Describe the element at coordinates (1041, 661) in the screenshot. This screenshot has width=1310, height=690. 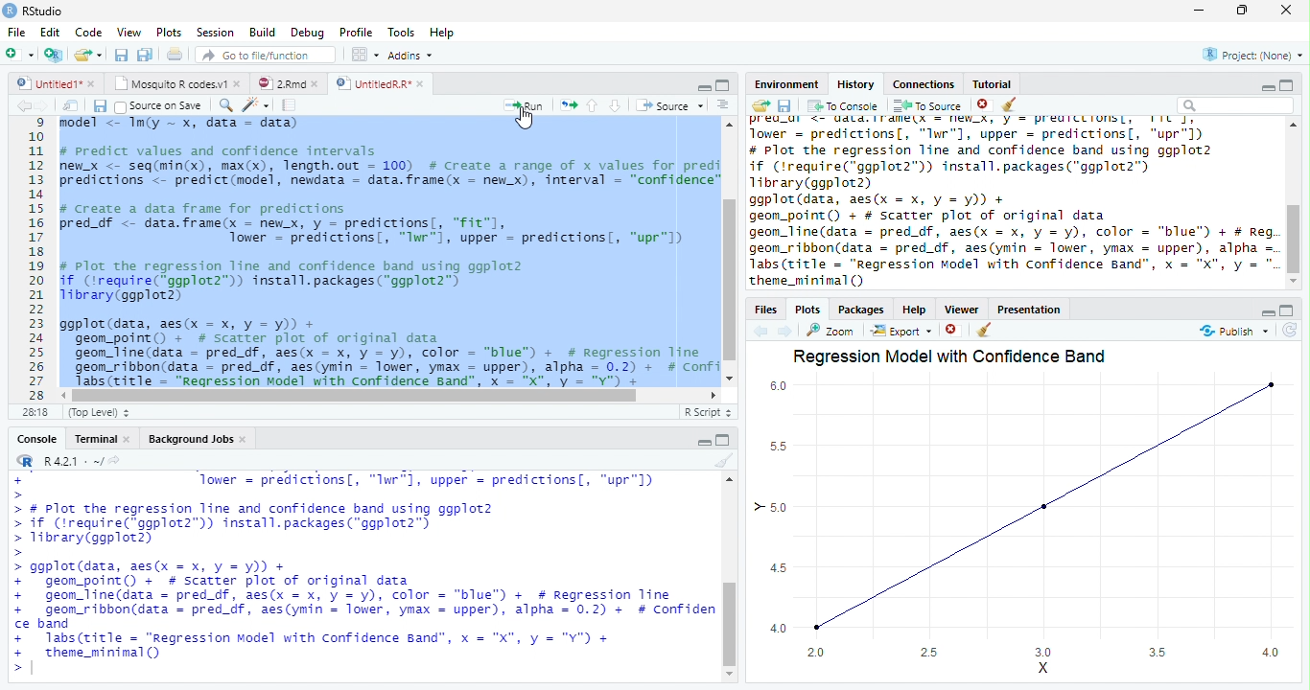
I see `X-axis | 20 25 3.0 35 40` at that location.